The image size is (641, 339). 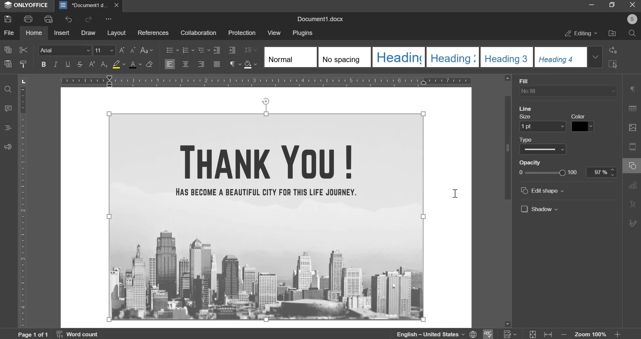 What do you see at coordinates (398, 57) in the screenshot?
I see `Heading 1` at bounding box center [398, 57].